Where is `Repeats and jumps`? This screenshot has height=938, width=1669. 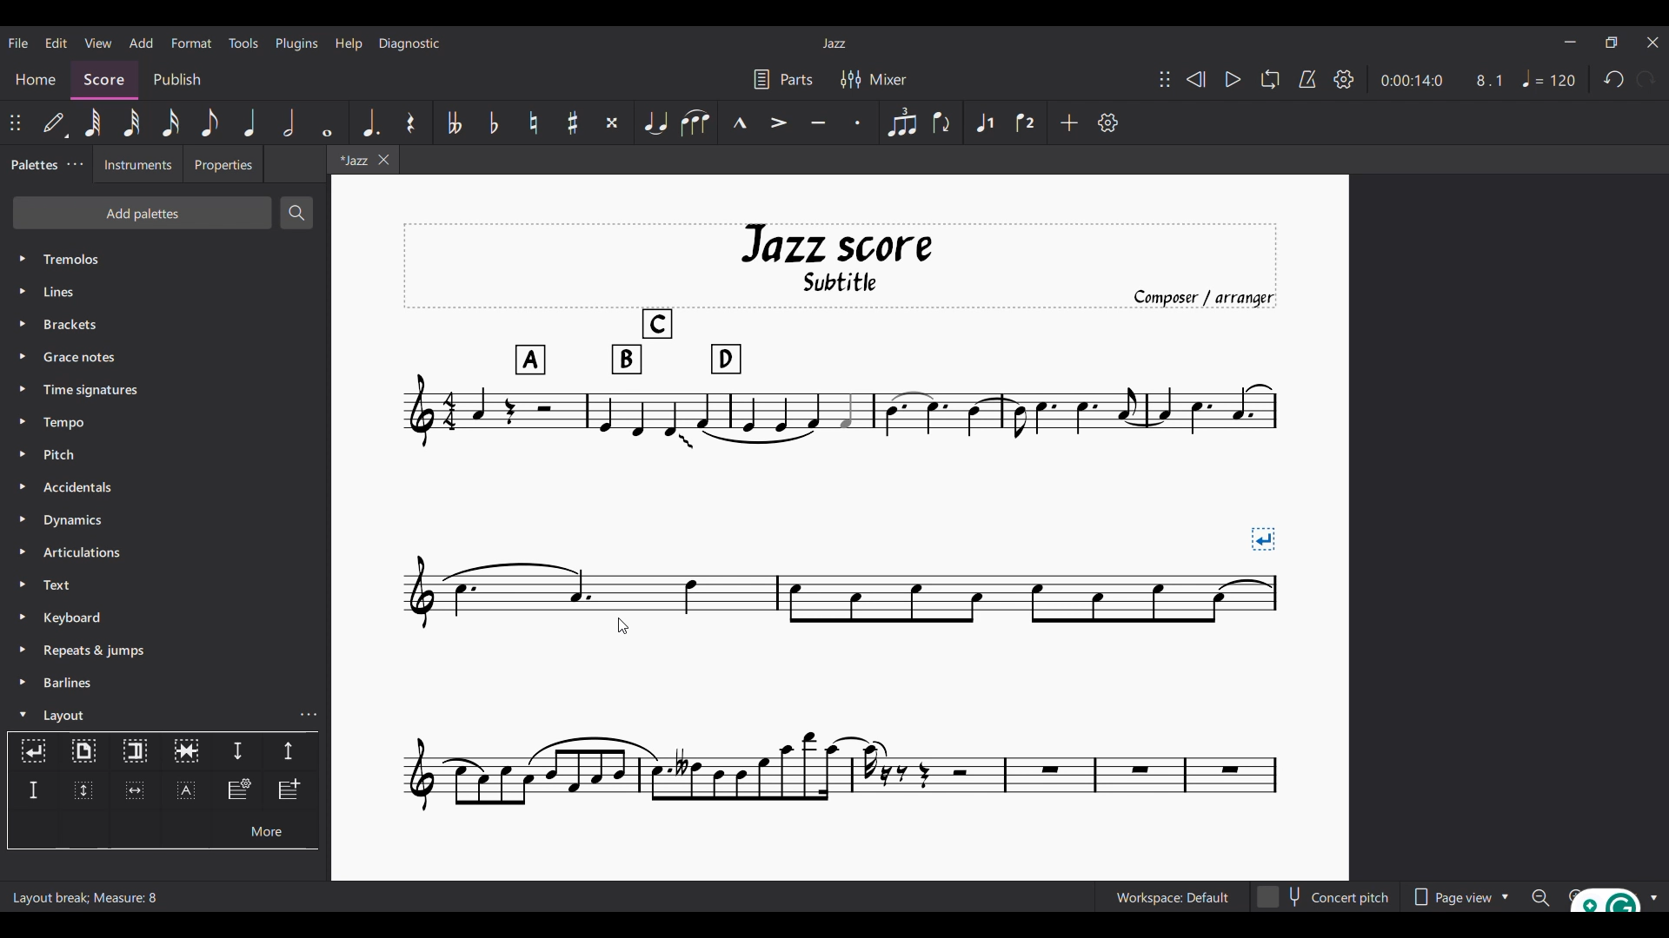
Repeats and jumps is located at coordinates (165, 651).